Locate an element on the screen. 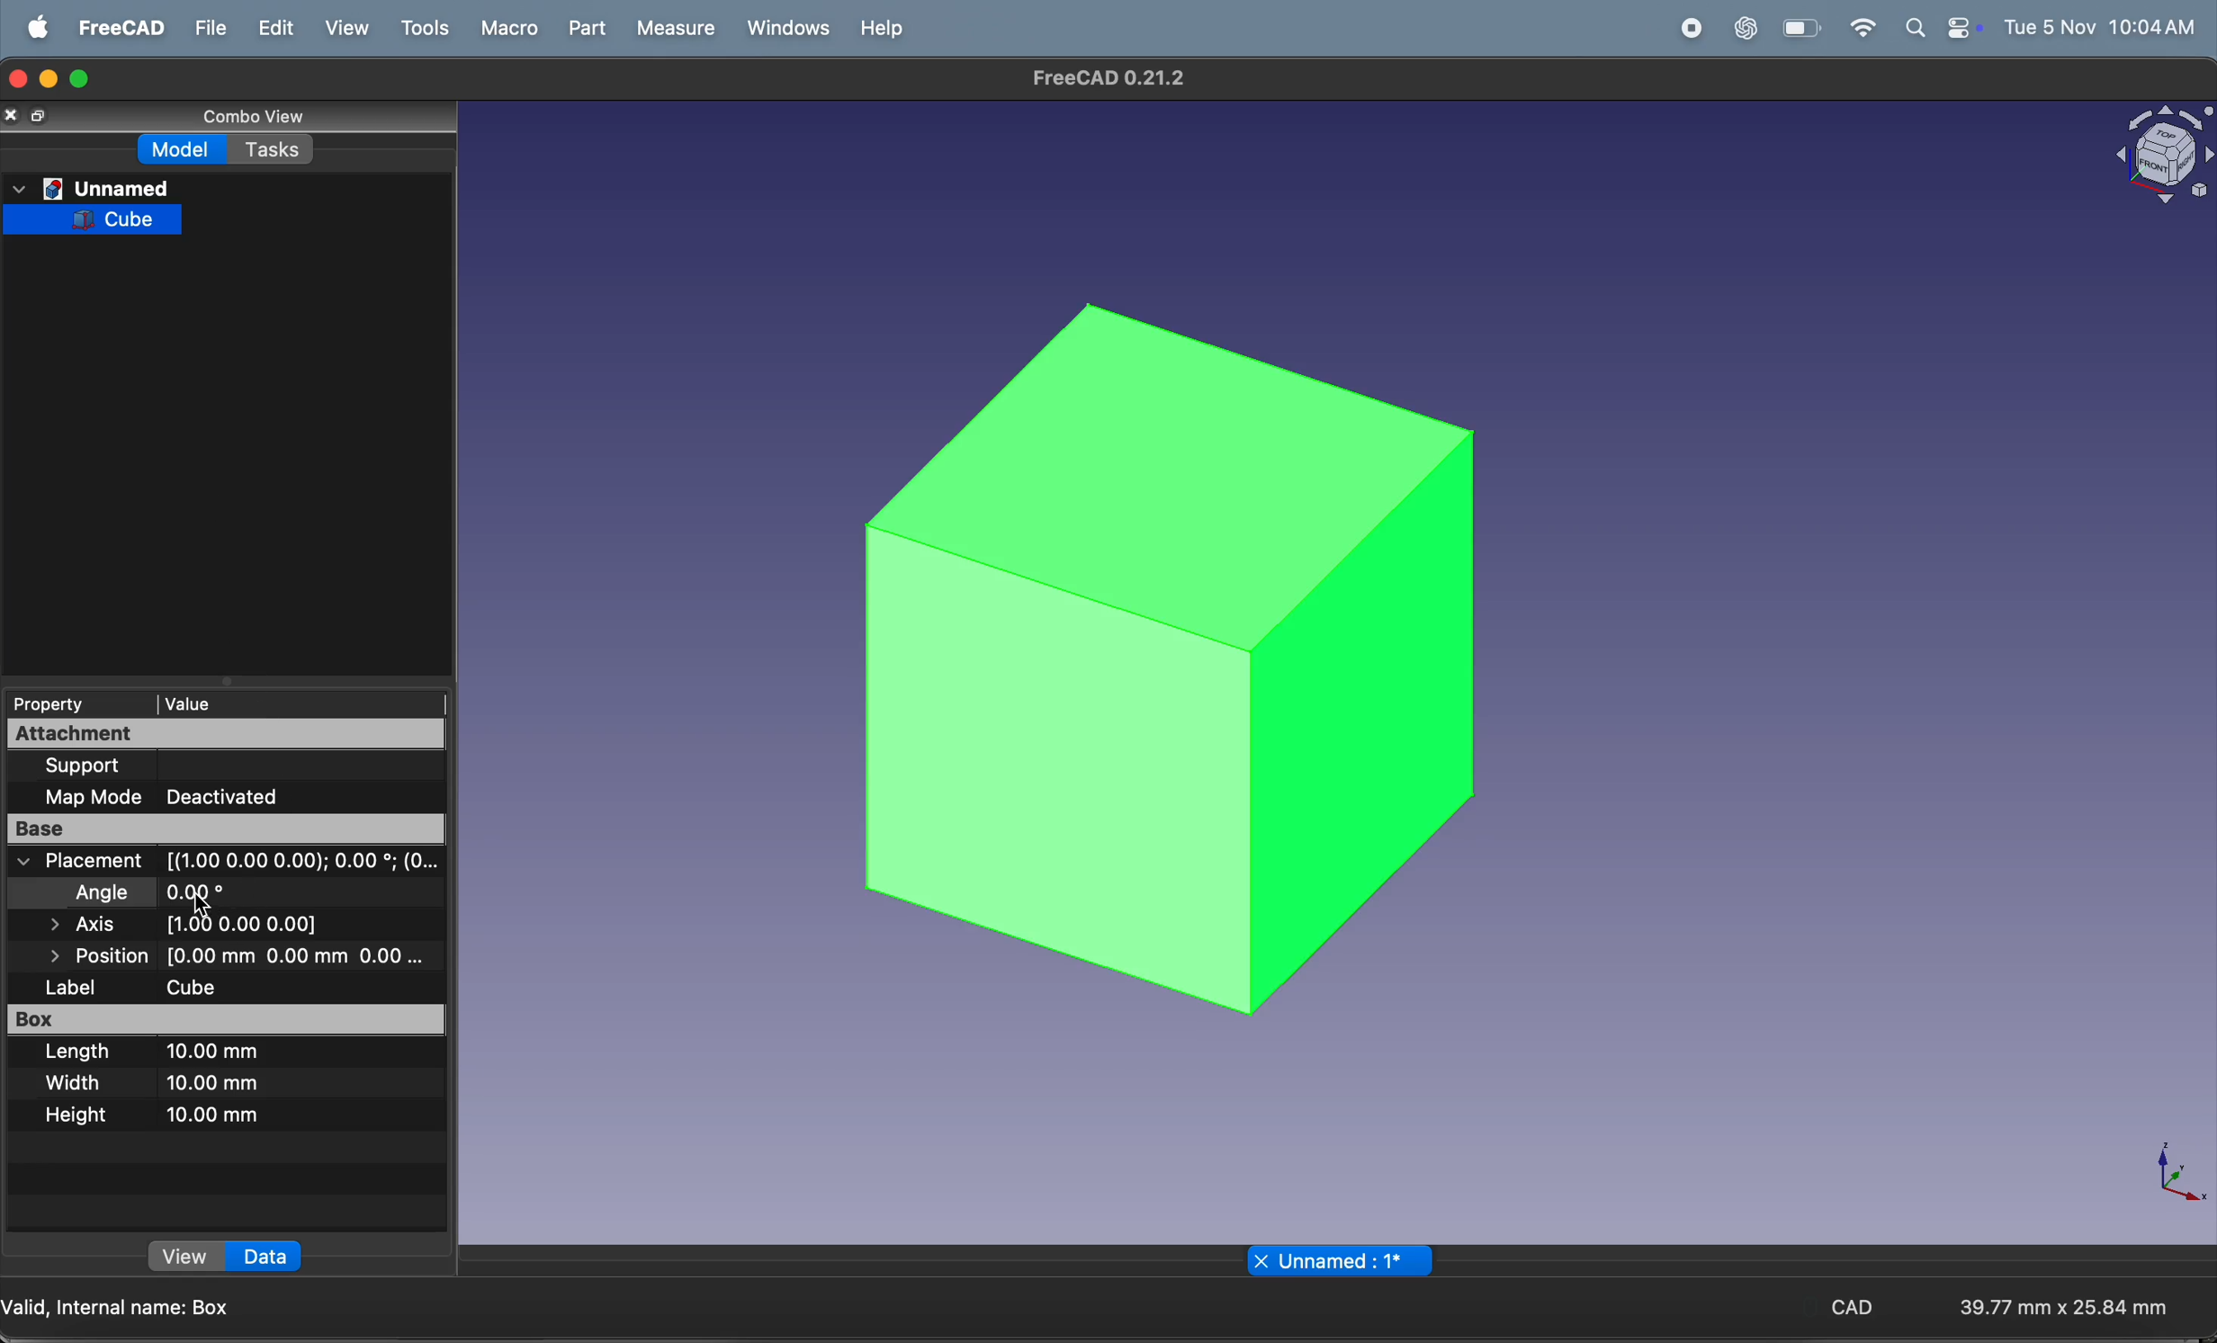 The image size is (2217, 1343). record is located at coordinates (1684, 26).